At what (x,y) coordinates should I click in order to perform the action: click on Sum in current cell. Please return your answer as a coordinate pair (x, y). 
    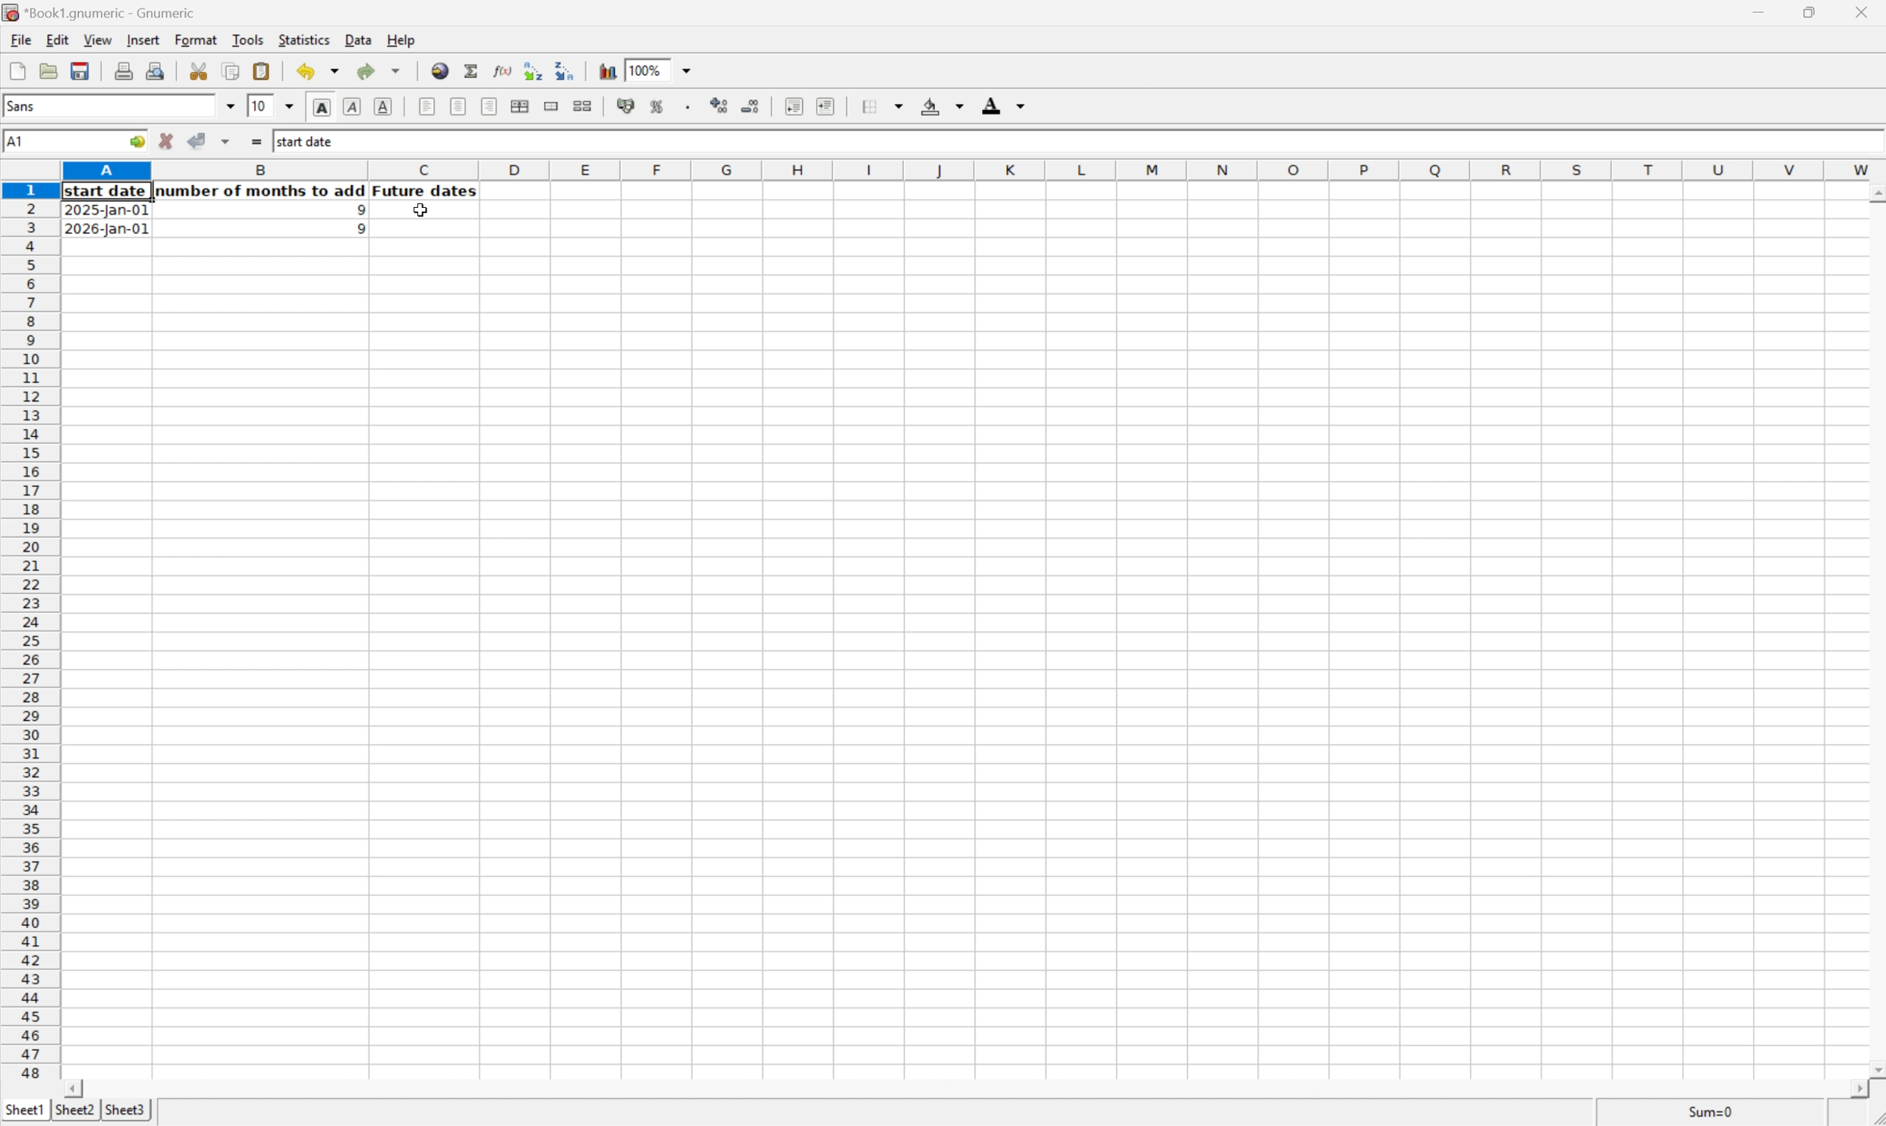
    Looking at the image, I should click on (471, 70).